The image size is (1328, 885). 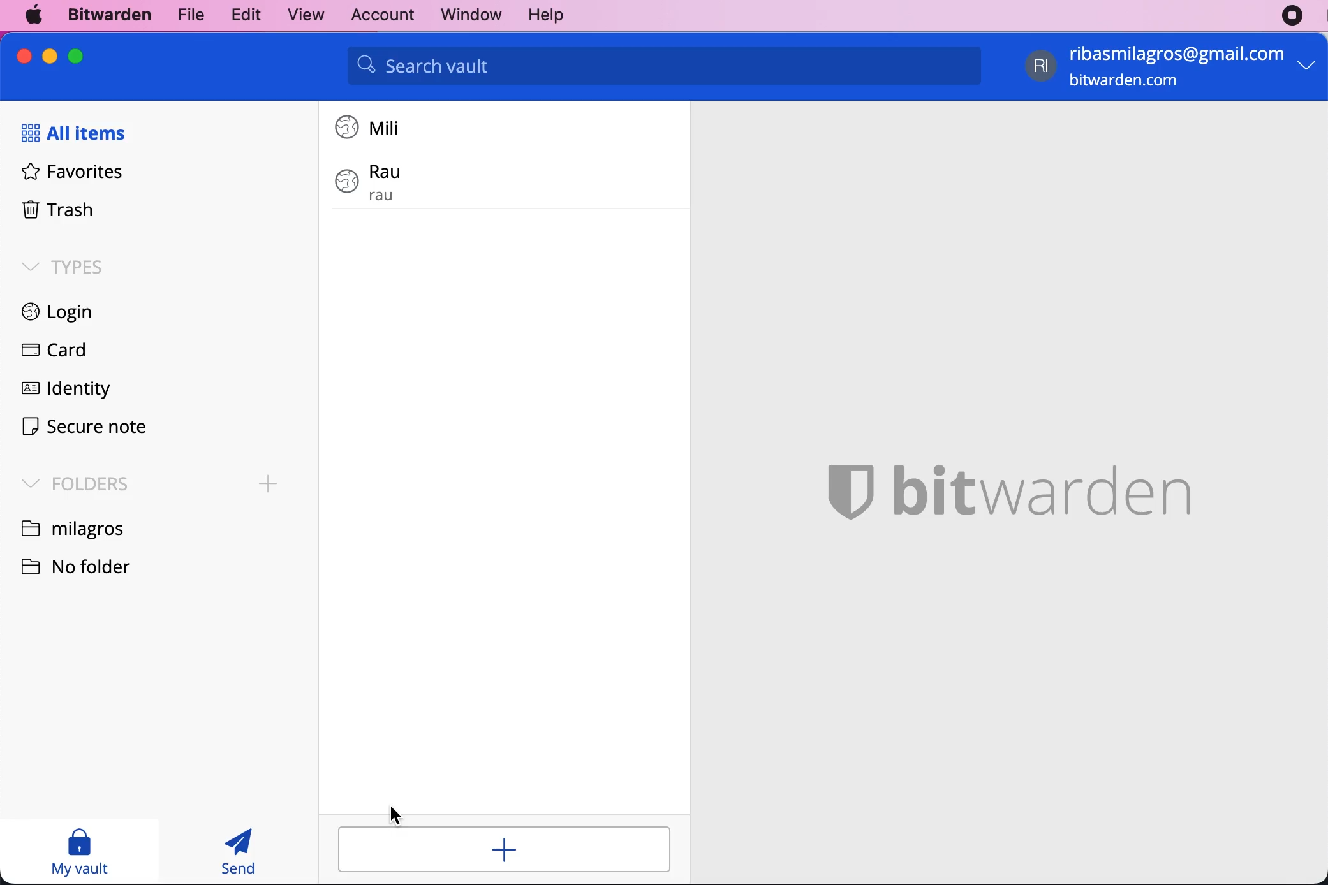 What do you see at coordinates (50, 56) in the screenshot?
I see `minimize` at bounding box center [50, 56].